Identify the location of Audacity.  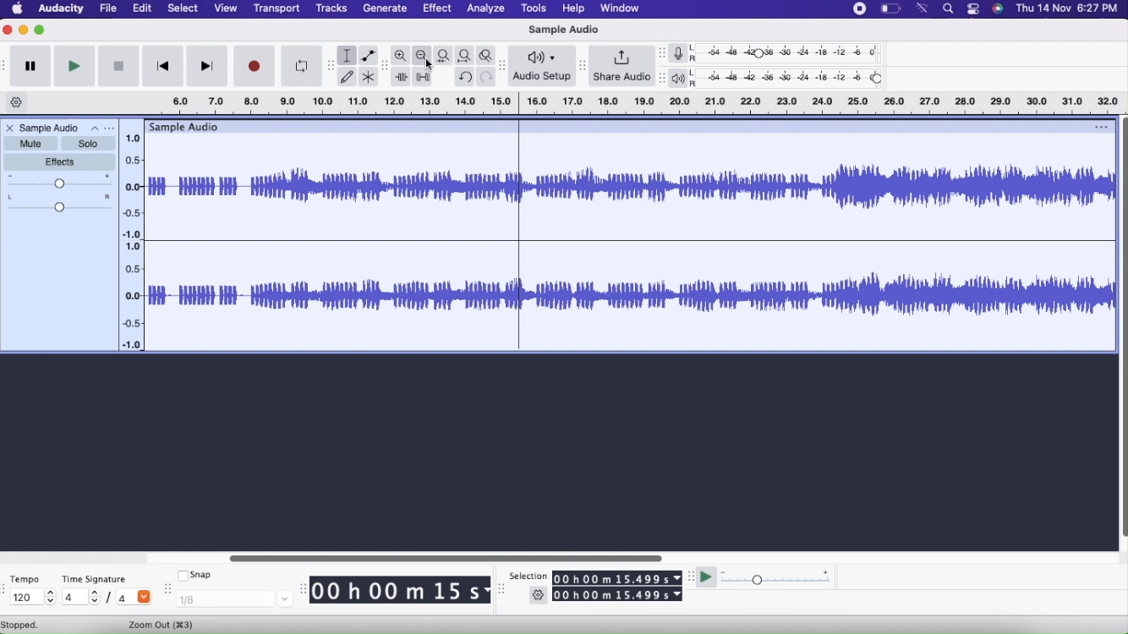
(63, 8).